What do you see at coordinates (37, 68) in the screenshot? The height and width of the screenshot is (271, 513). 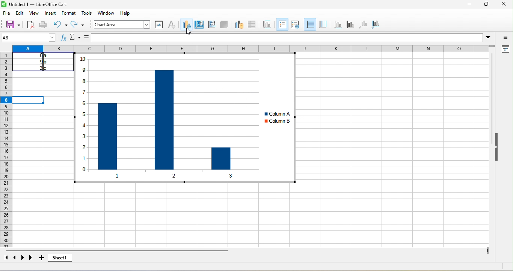 I see `2` at bounding box center [37, 68].